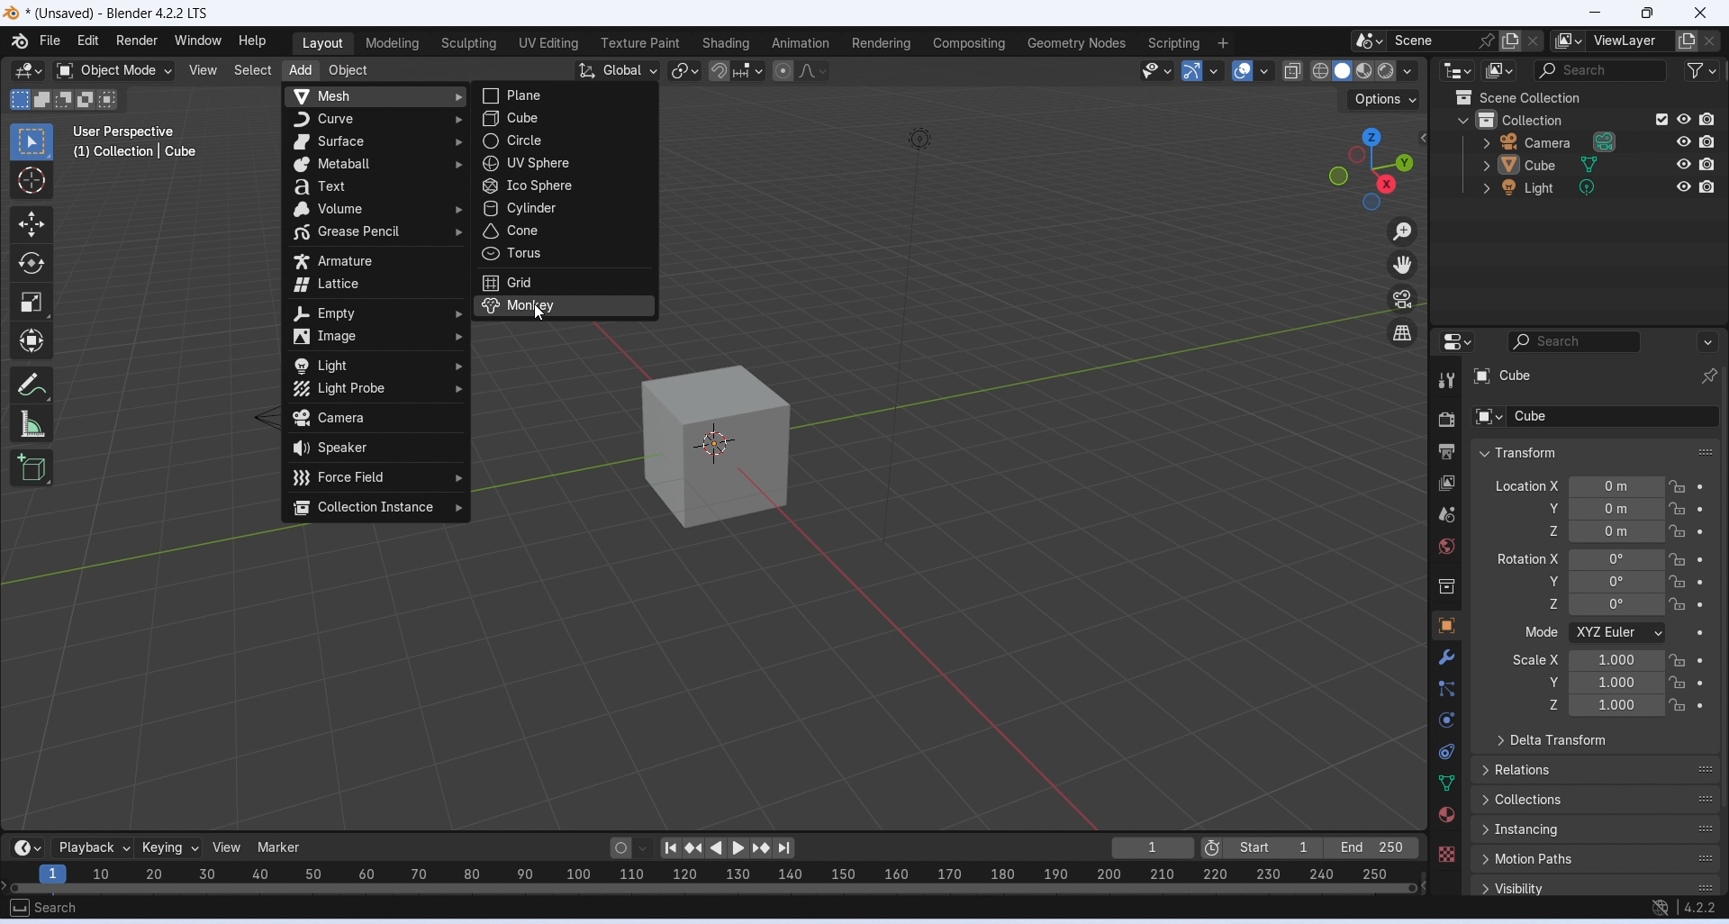 The width and height of the screenshot is (1729, 924). Describe the element at coordinates (376, 508) in the screenshot. I see `collection instance` at that location.